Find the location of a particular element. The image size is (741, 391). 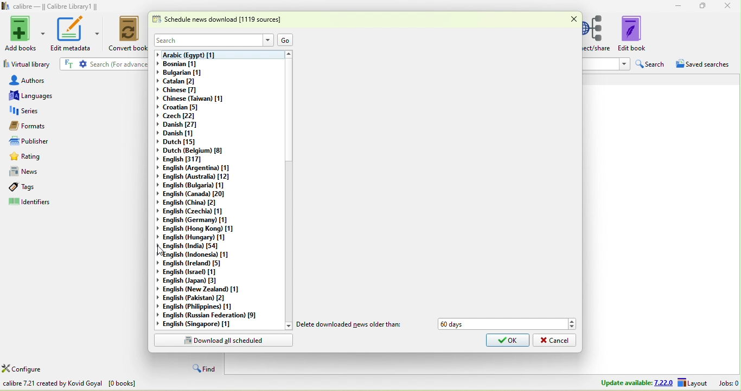

layout is located at coordinates (693, 382).